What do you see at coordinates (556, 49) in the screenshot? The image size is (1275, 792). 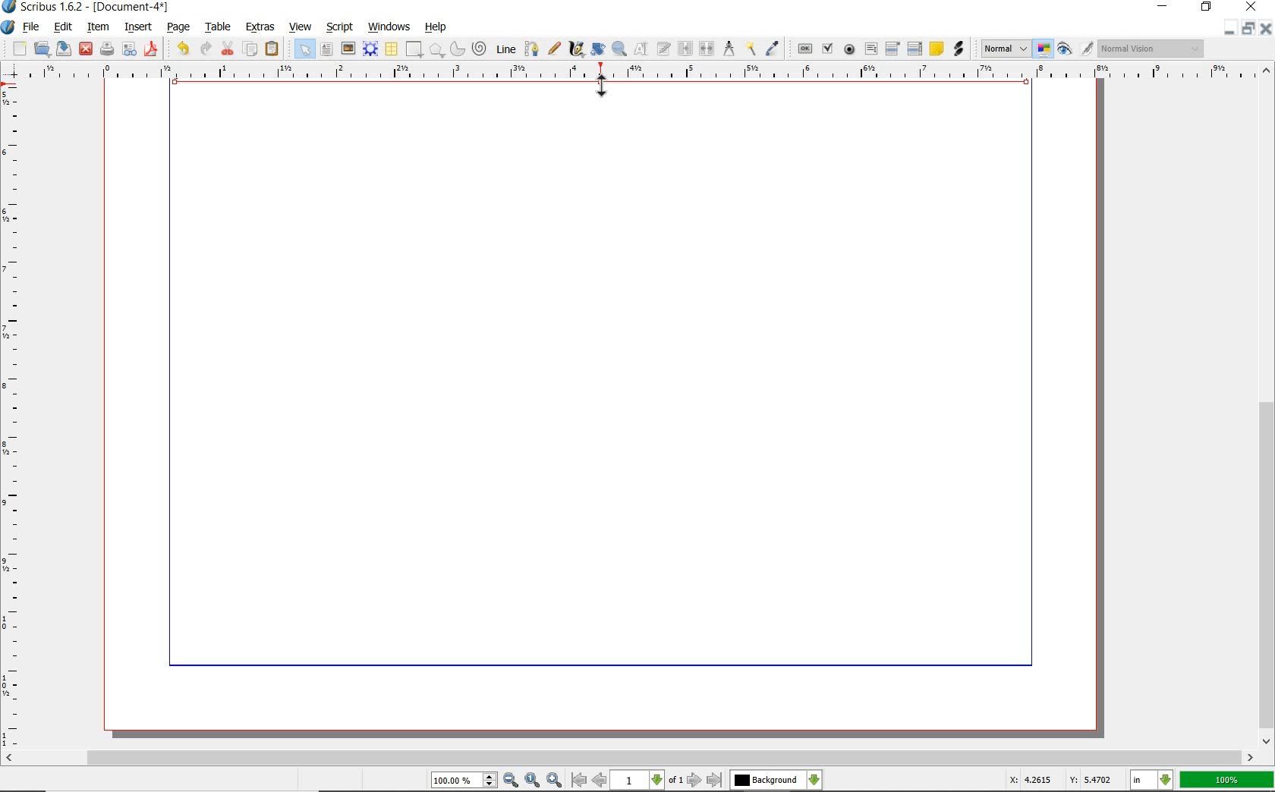 I see `freehand line` at bounding box center [556, 49].